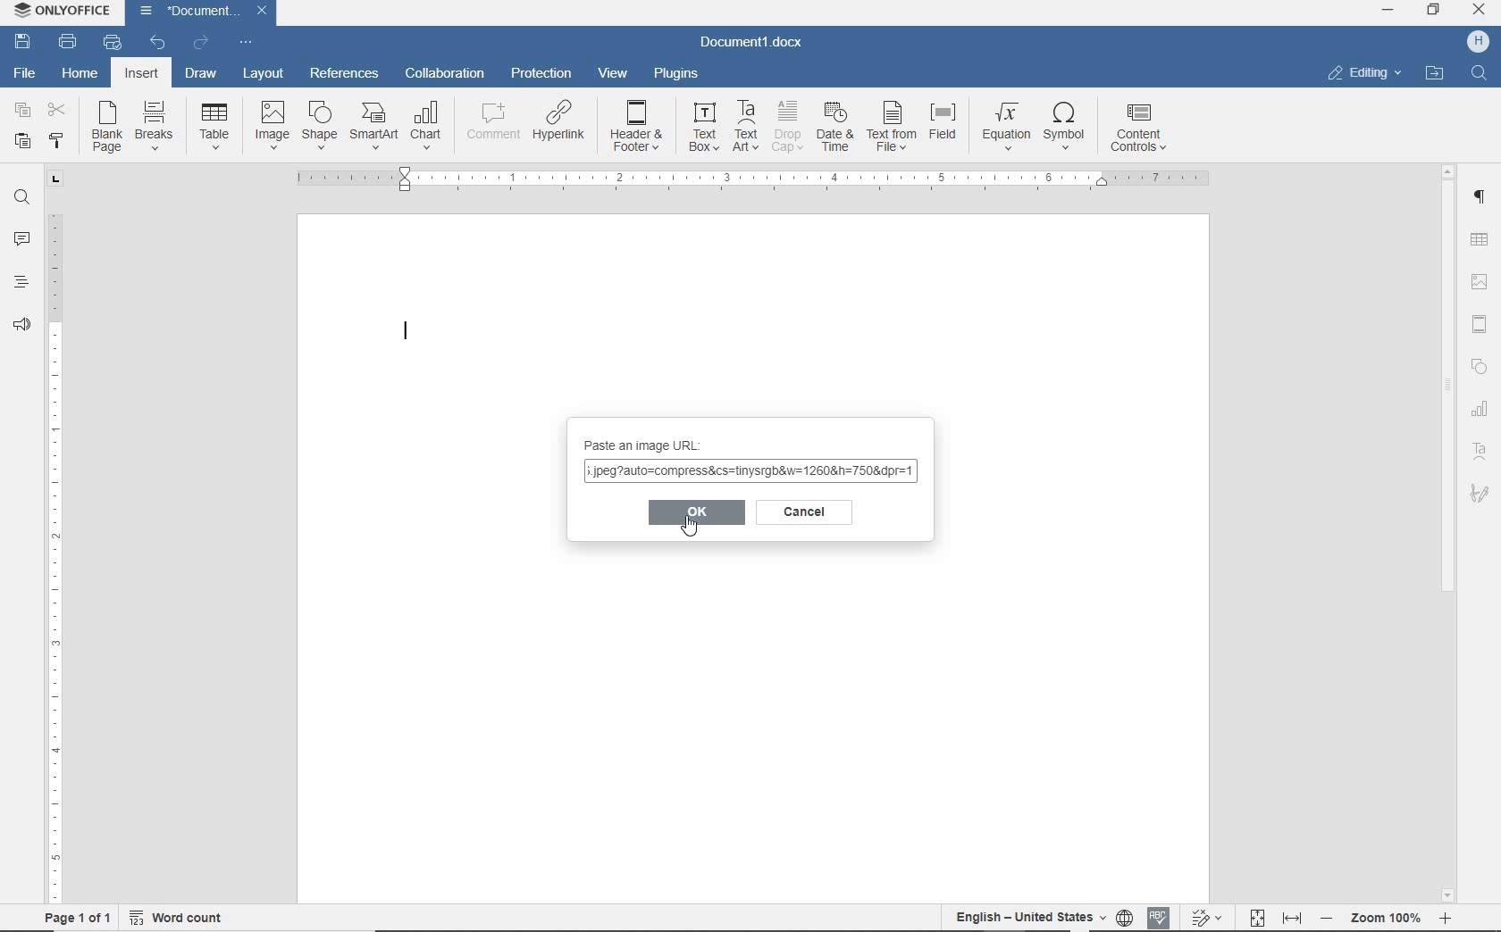 The width and height of the screenshot is (1501, 932). Describe the element at coordinates (205, 12) in the screenshot. I see `Document1(document name)` at that location.